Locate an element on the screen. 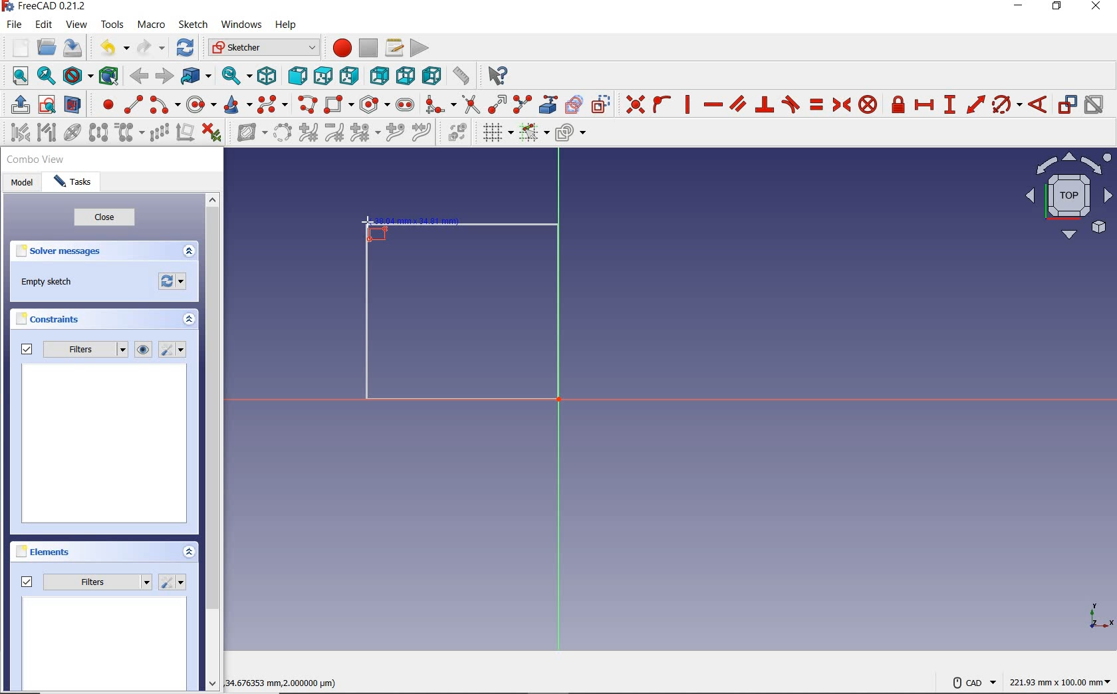  preview is located at coordinates (105, 645).